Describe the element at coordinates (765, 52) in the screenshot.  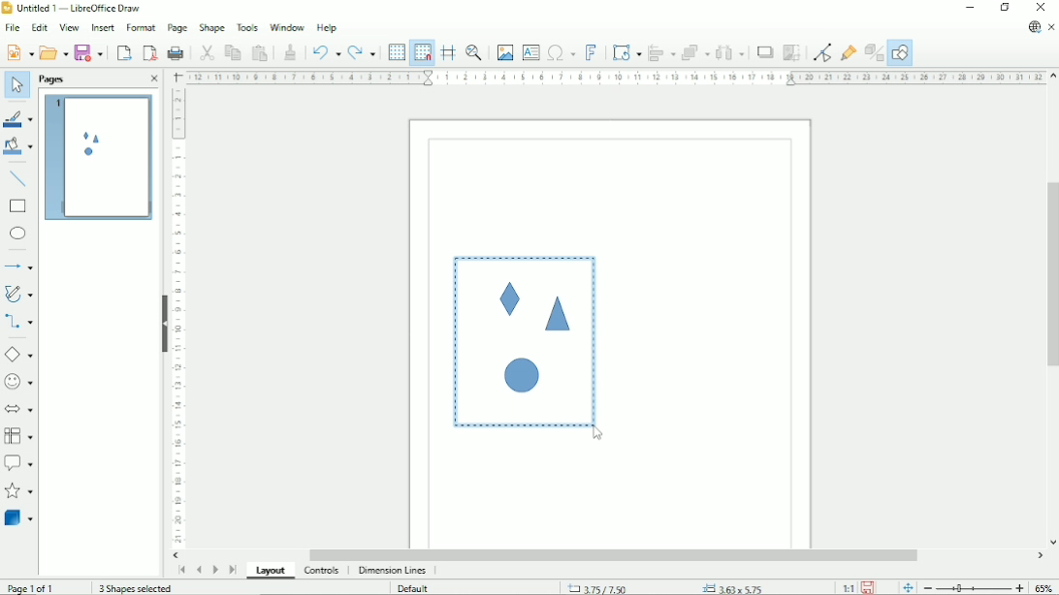
I see `Shadow` at that location.